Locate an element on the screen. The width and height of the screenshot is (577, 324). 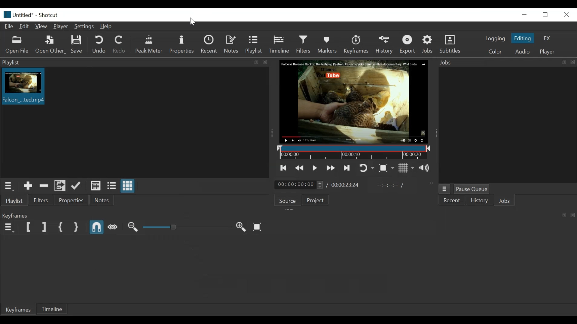
00:00:00:00 is located at coordinates (299, 184).